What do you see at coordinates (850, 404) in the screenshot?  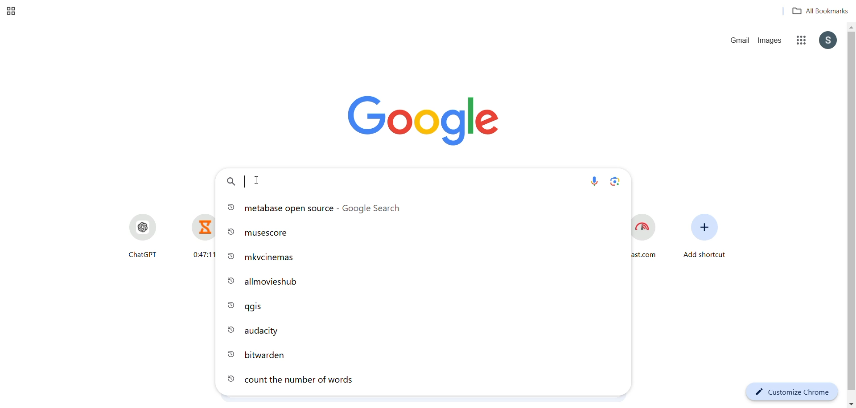 I see `move down` at bounding box center [850, 404].